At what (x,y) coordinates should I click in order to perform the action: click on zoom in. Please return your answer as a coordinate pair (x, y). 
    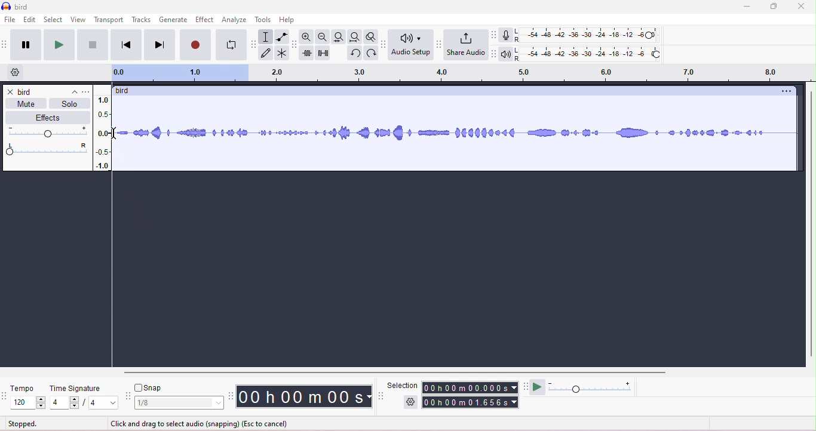
    Looking at the image, I should click on (308, 36).